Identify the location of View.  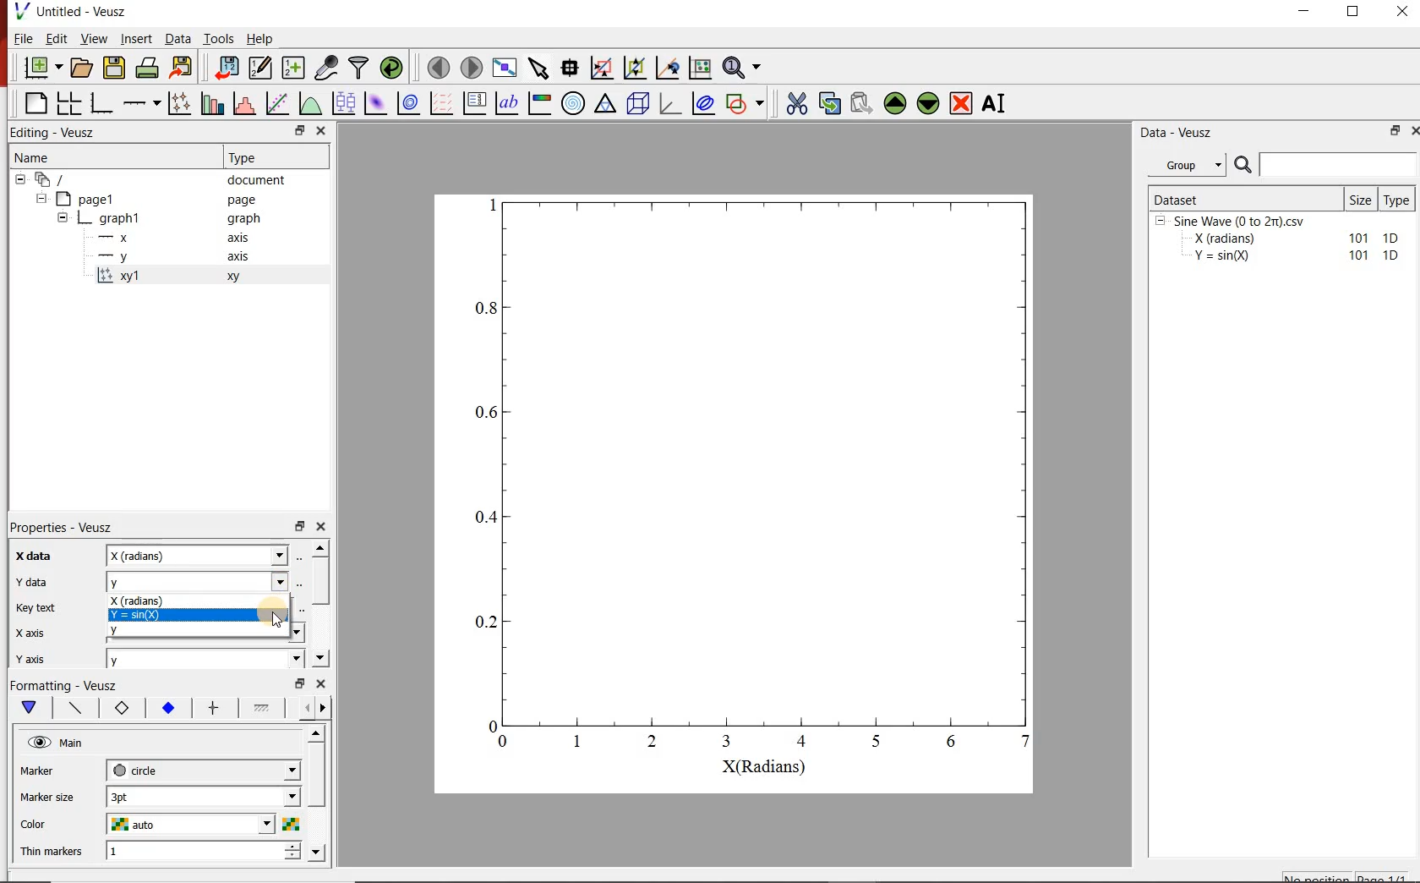
(95, 38).